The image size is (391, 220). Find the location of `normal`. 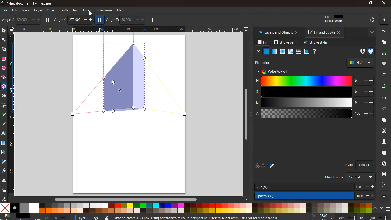

normal is located at coordinates (267, 52).